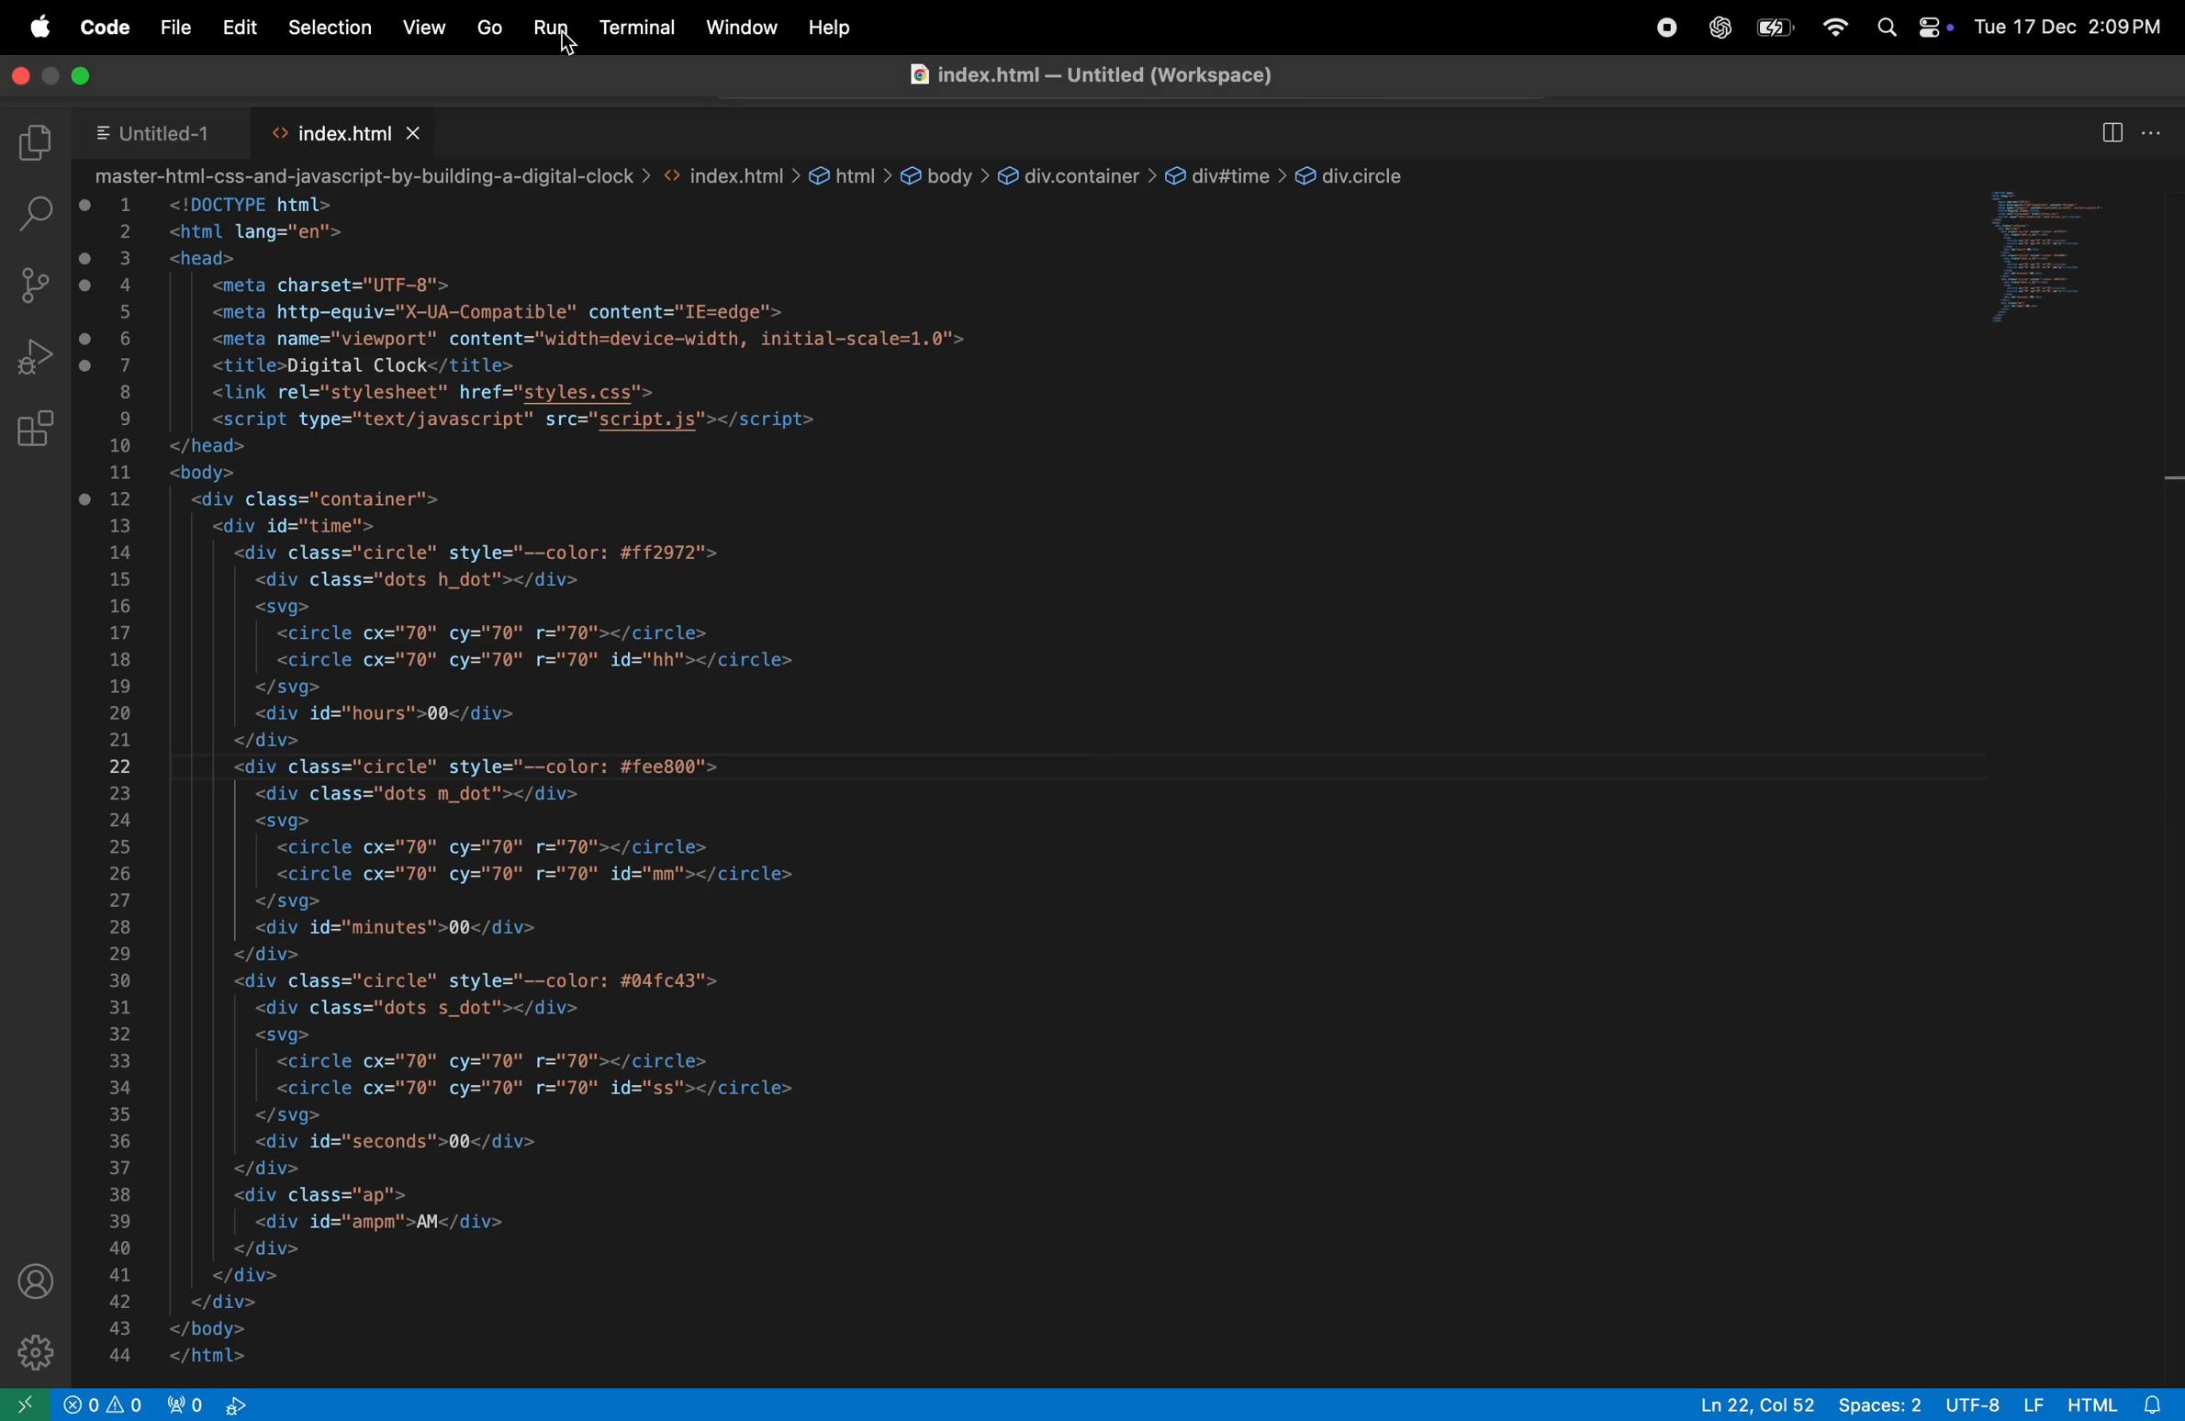 The image size is (2185, 1421). Describe the element at coordinates (551, 28) in the screenshot. I see `run` at that location.